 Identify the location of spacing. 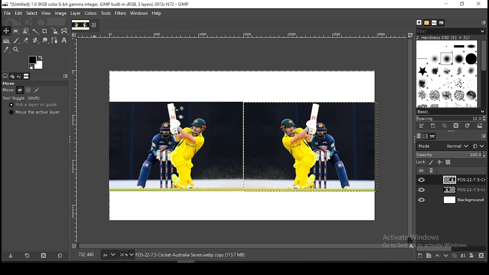
(451, 118).